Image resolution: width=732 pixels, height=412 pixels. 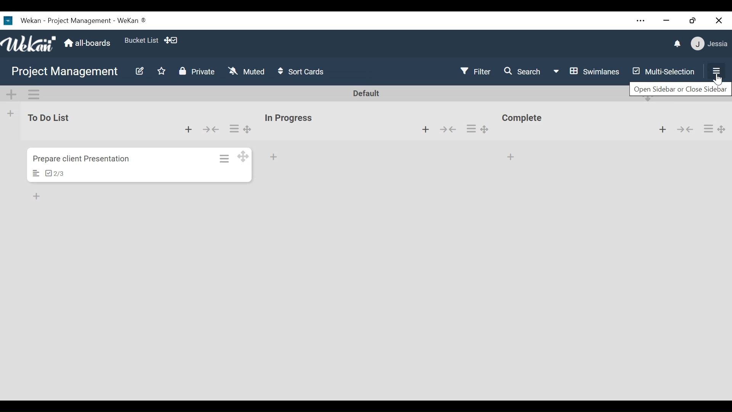 I want to click on Favorites, so click(x=161, y=71).